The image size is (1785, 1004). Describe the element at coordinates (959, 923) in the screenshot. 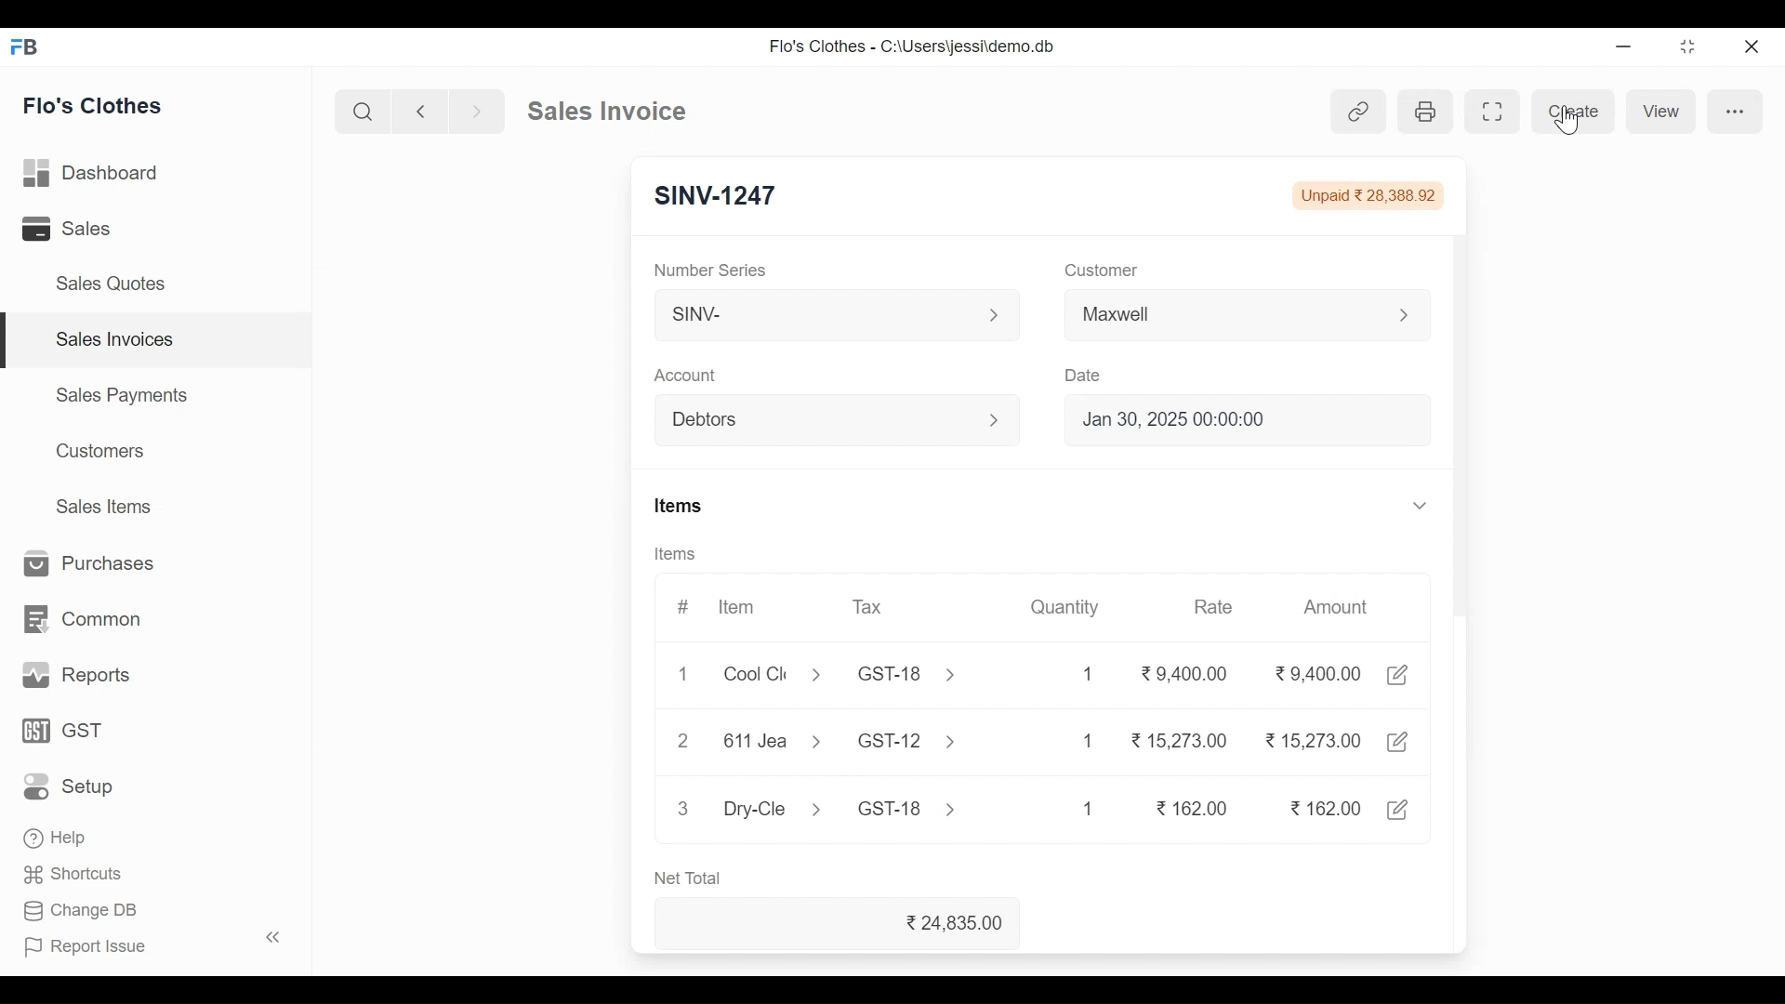

I see `24,835.00` at that location.